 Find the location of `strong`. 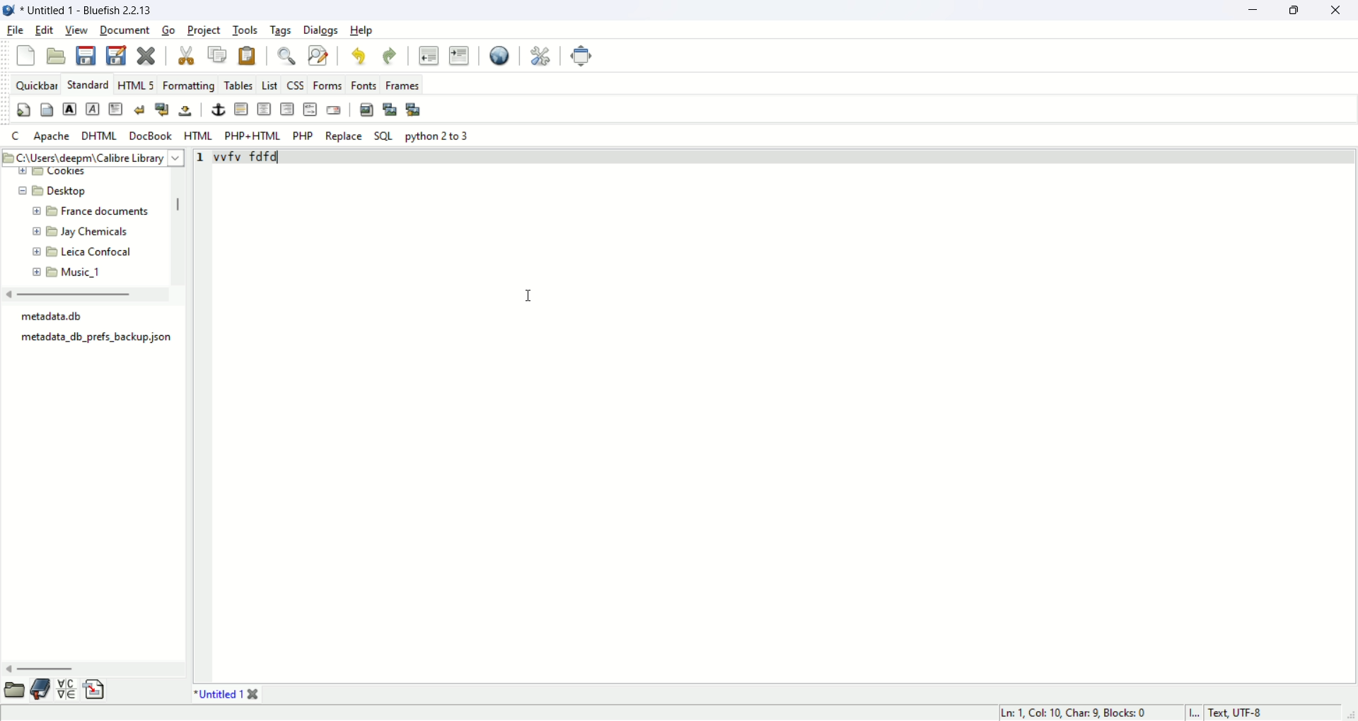

strong is located at coordinates (69, 108).